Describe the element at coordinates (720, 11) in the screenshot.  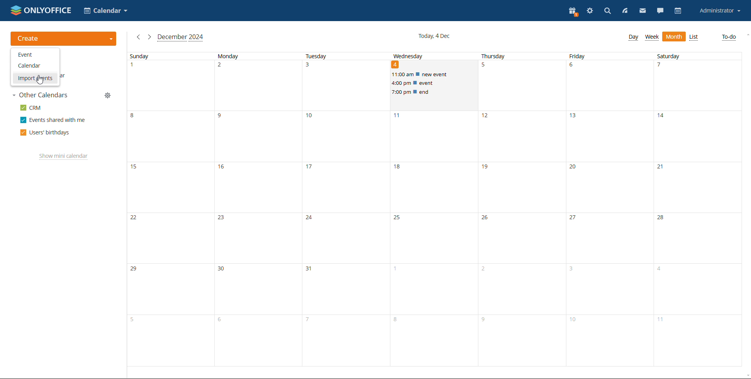
I see `account` at that location.